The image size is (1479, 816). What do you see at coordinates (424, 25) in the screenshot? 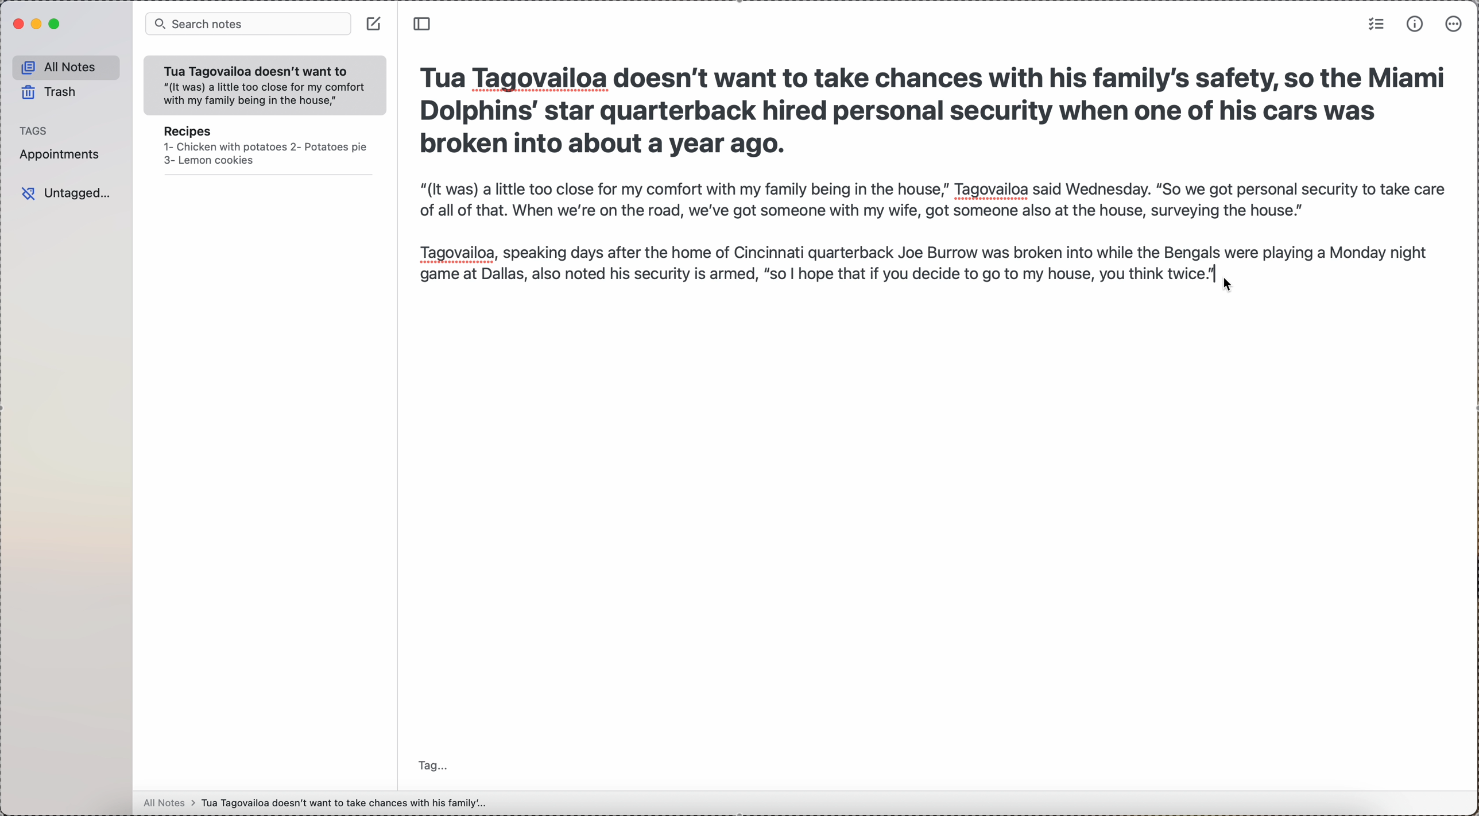
I see `toggle sidebar` at bounding box center [424, 25].